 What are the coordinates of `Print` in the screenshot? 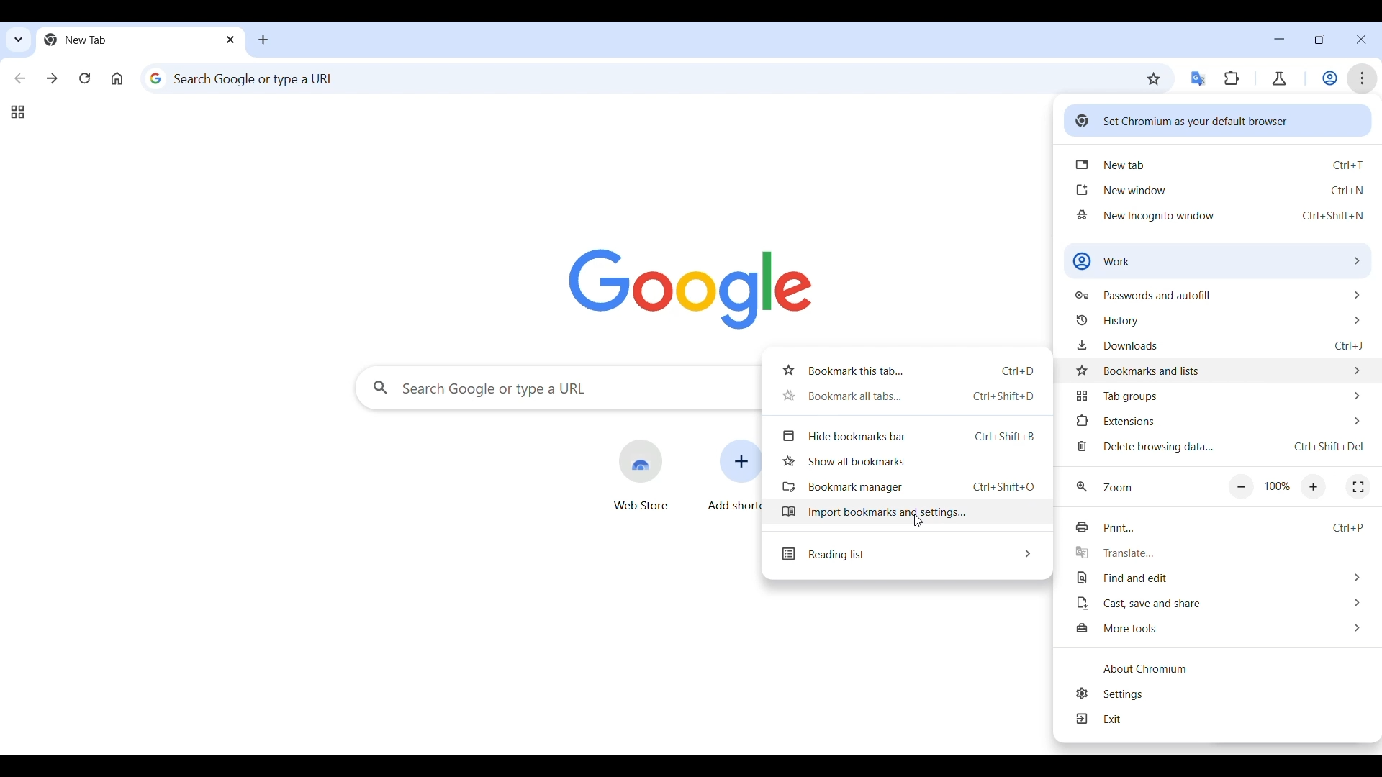 It's located at (1216, 527).